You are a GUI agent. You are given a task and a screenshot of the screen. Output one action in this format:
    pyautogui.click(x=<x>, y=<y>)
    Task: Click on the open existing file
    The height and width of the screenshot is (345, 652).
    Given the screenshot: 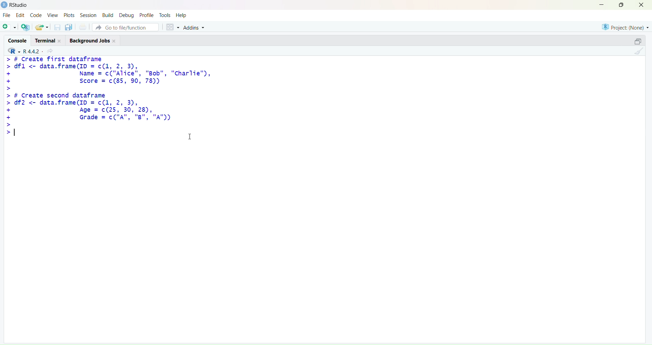 What is the action you would take?
    pyautogui.click(x=43, y=27)
    